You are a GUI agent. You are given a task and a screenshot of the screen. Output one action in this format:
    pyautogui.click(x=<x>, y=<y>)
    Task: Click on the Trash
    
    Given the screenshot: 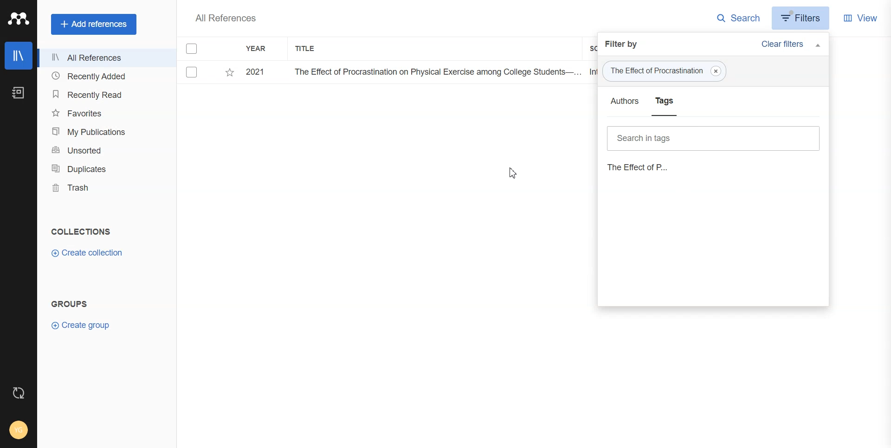 What is the action you would take?
    pyautogui.click(x=99, y=189)
    